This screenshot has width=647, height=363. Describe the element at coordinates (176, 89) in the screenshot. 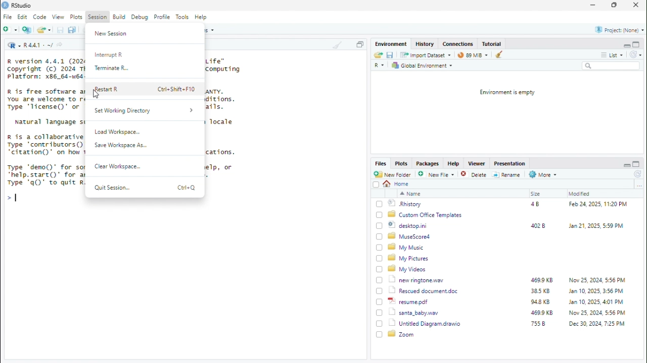

I see `Ctrl+Shift+F10` at that location.